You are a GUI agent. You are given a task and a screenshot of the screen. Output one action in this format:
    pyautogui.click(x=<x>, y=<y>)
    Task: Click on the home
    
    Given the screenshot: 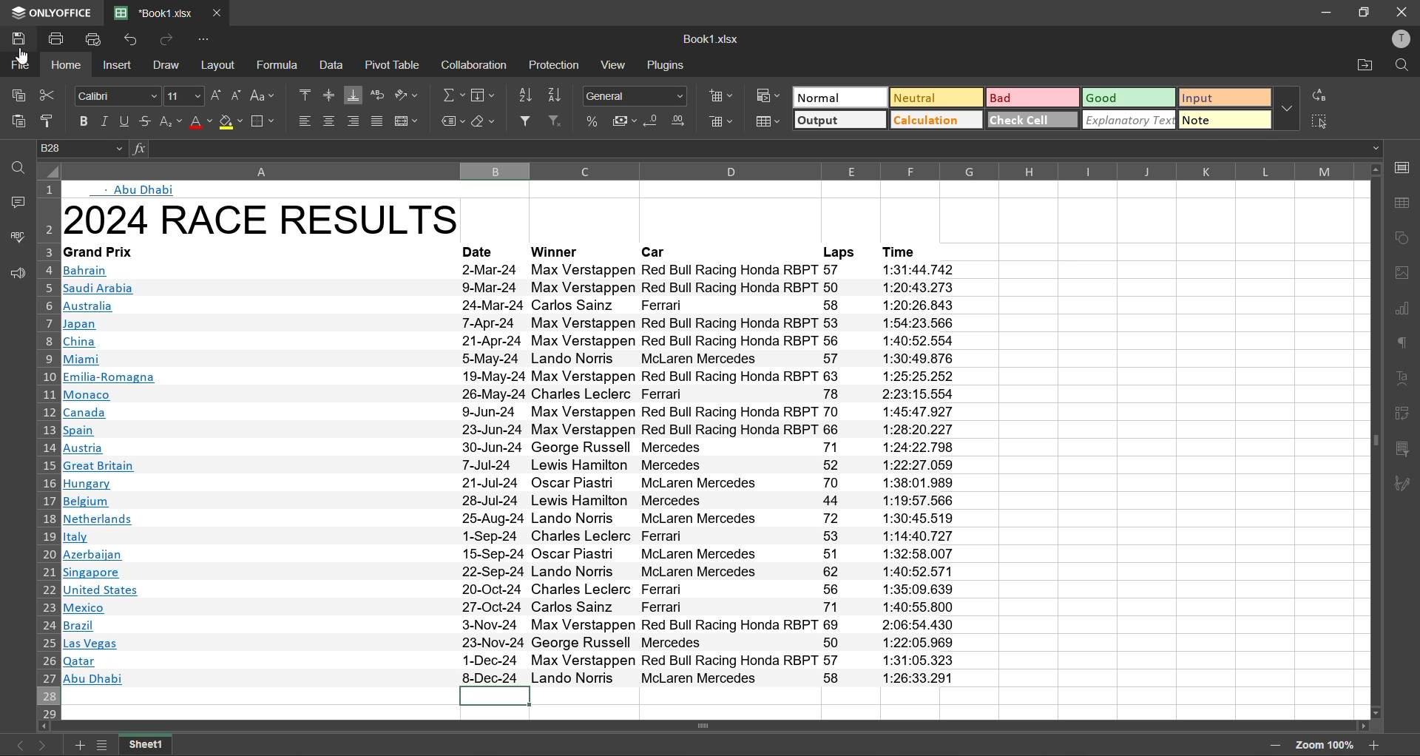 What is the action you would take?
    pyautogui.click(x=67, y=67)
    